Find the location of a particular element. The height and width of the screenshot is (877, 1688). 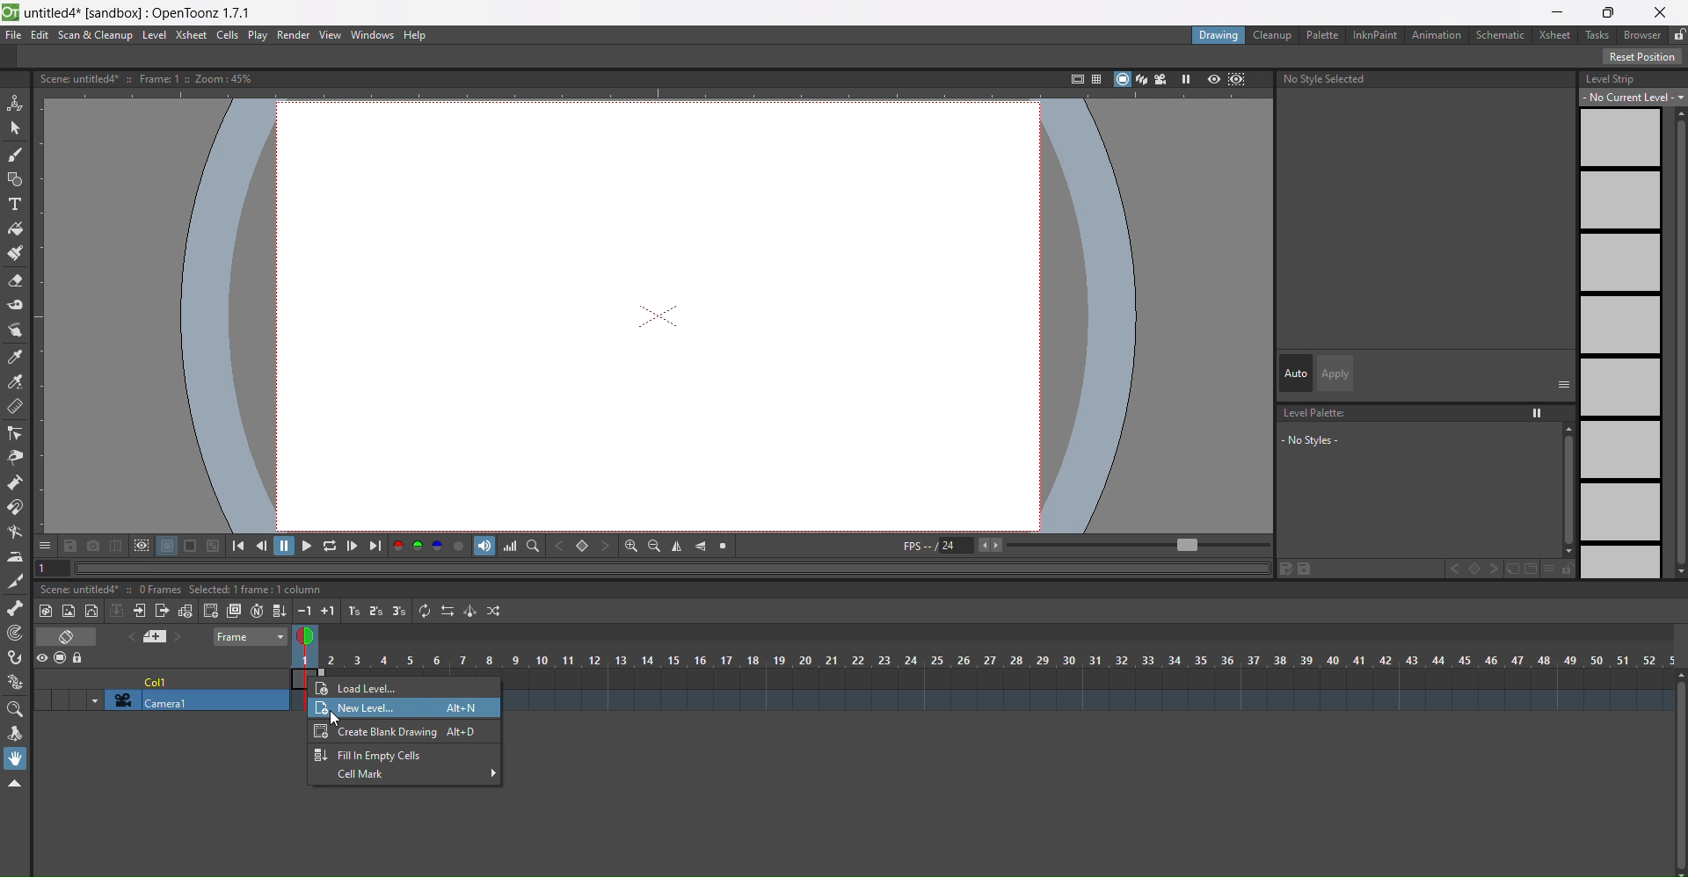

last frame is located at coordinates (375, 546).